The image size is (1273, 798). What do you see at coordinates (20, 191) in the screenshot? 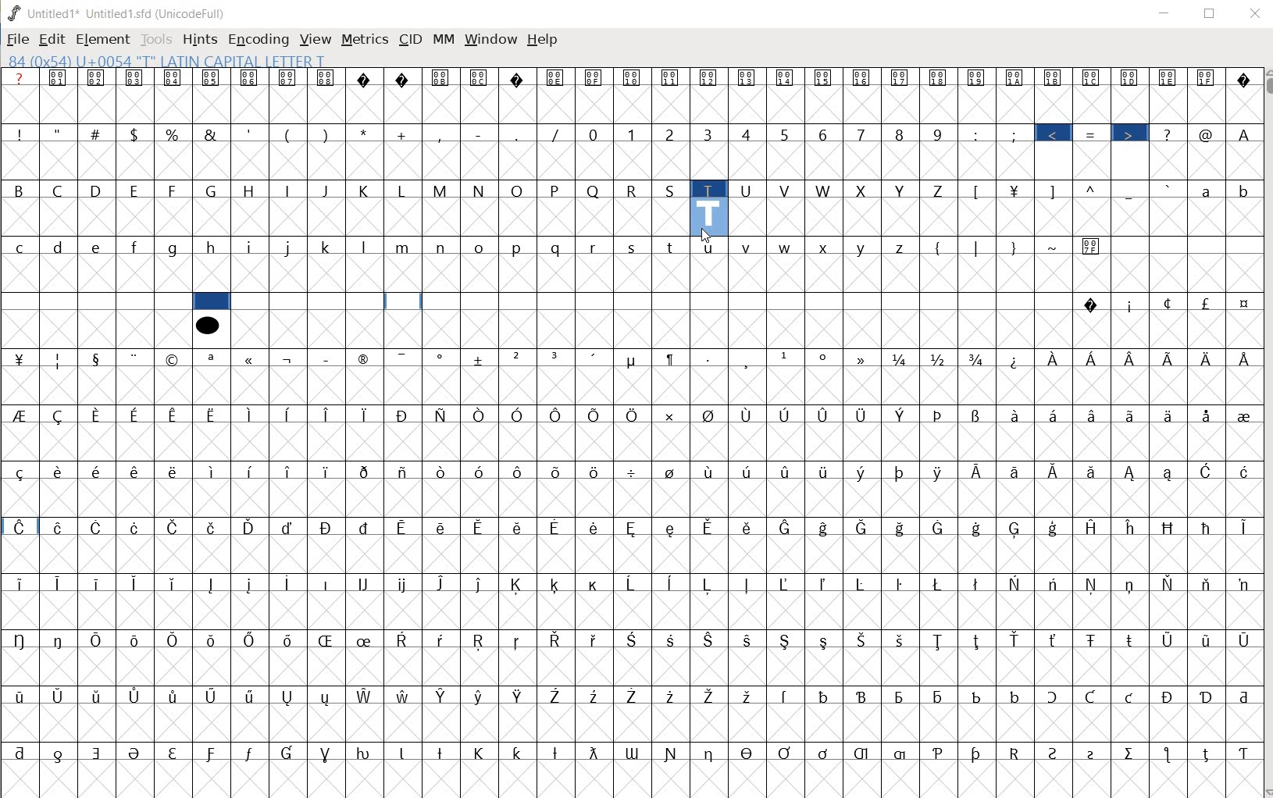
I see `B` at bounding box center [20, 191].